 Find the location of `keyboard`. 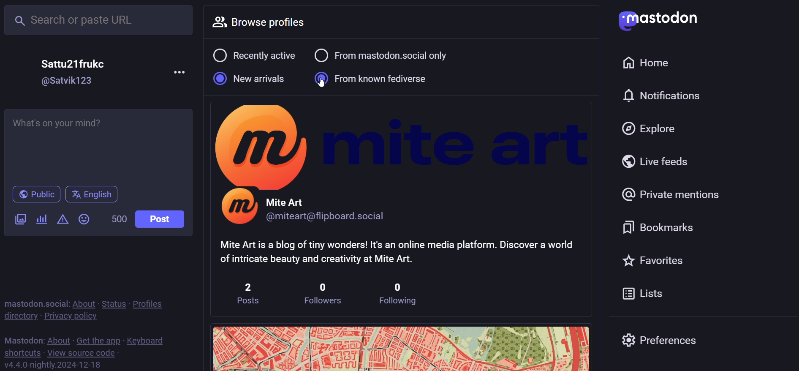

keyboard is located at coordinates (149, 341).